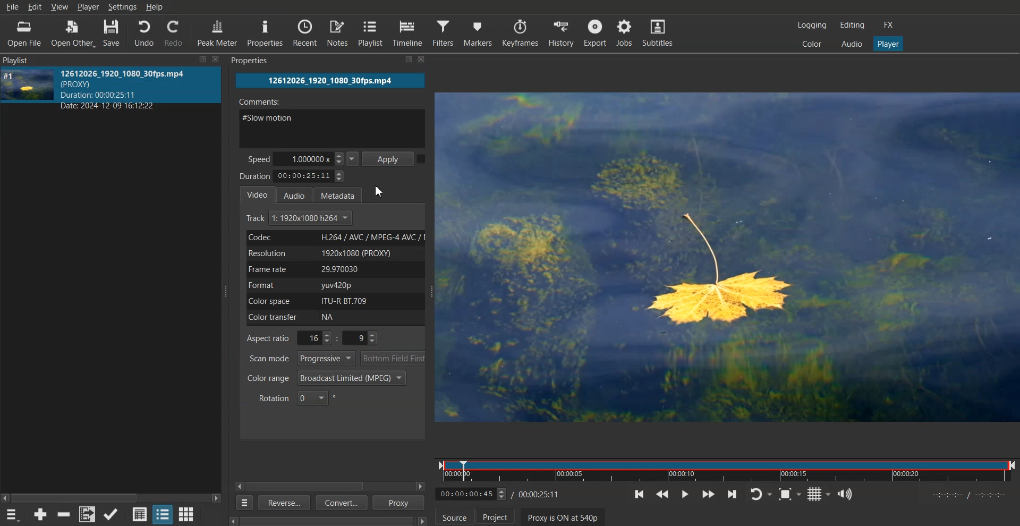 This screenshot has height=526, width=1020. Describe the element at coordinates (852, 26) in the screenshot. I see `Editing` at that location.